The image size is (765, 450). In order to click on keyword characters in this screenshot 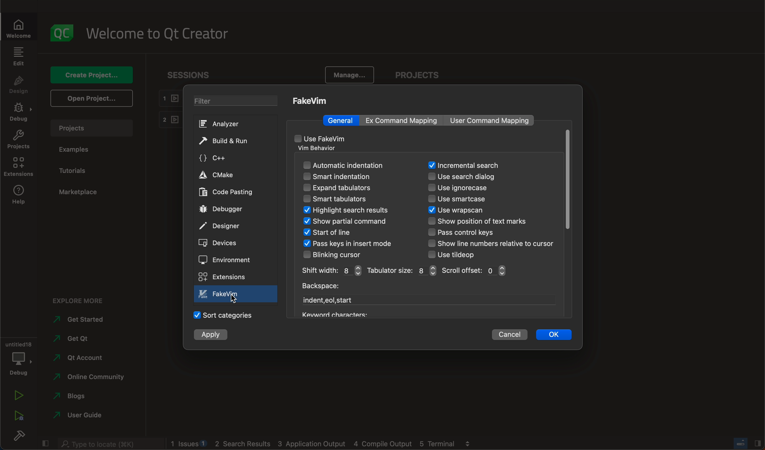, I will do `click(333, 313)`.